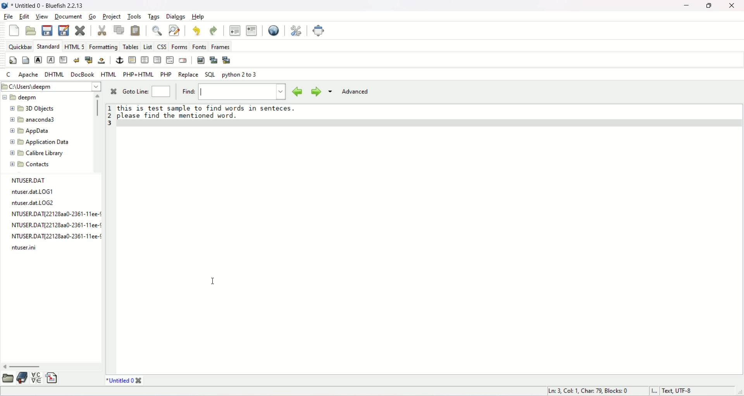 Image resolution: width=744 pixels, height=396 pixels. What do you see at coordinates (331, 93) in the screenshot?
I see `more options` at bounding box center [331, 93].